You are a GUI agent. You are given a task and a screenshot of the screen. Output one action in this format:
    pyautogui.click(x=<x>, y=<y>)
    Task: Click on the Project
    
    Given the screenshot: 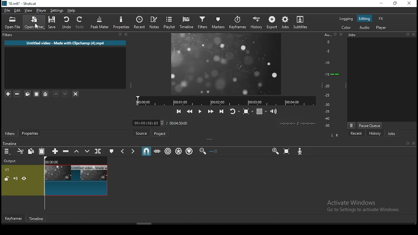 What is the action you would take?
    pyautogui.click(x=159, y=133)
    